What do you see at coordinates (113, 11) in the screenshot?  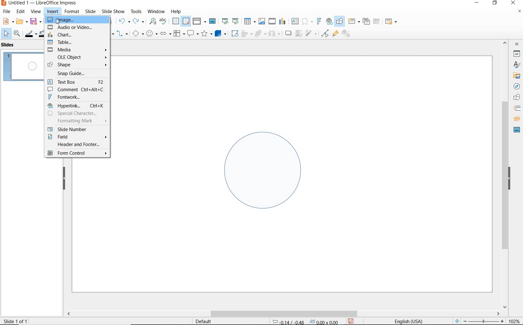 I see `slide show` at bounding box center [113, 11].